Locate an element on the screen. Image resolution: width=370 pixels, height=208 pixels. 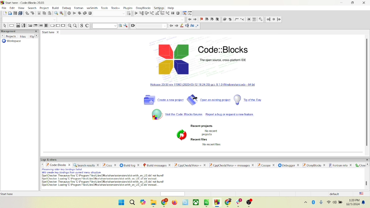
redo is located at coordinates (33, 13).